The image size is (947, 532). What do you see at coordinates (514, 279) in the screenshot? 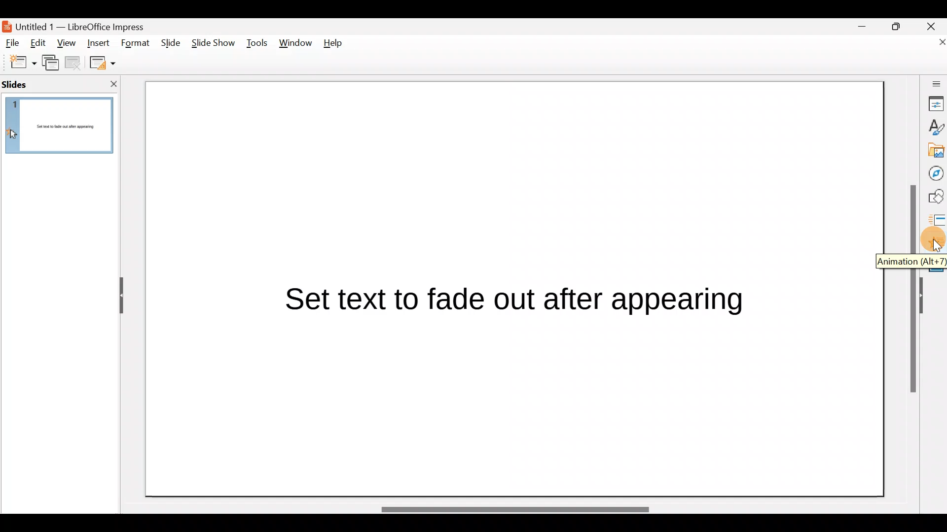
I see `Presentation slide` at bounding box center [514, 279].